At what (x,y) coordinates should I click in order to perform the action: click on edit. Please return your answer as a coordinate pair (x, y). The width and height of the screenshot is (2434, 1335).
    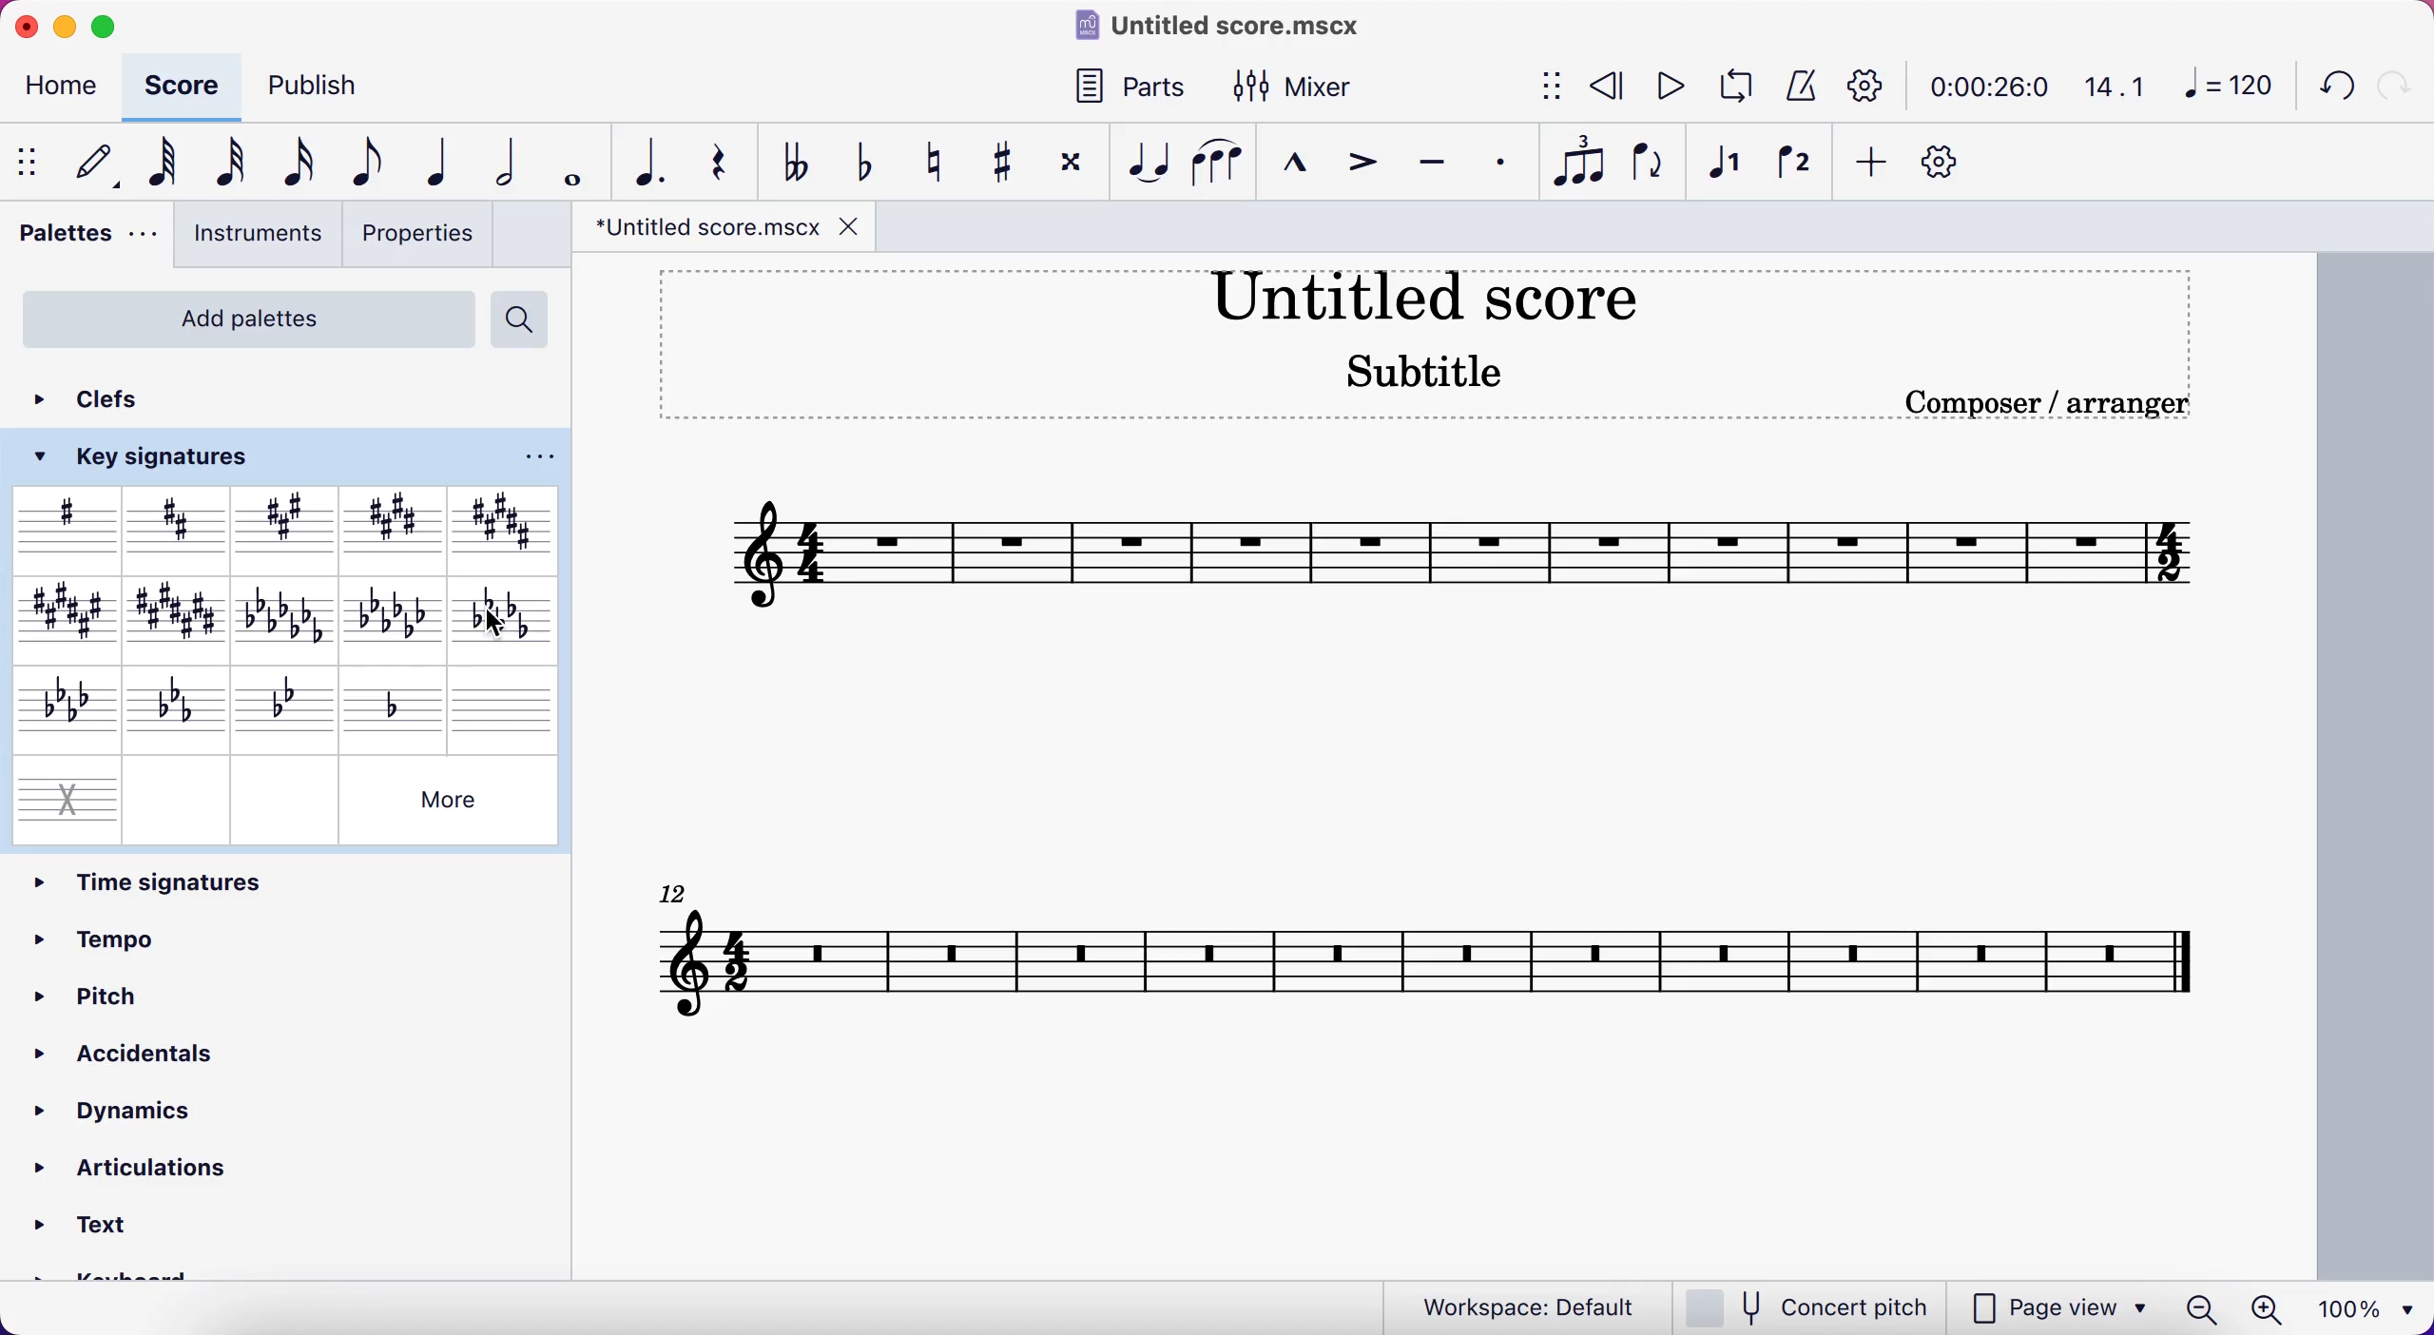
    Looking at the image, I should click on (102, 163).